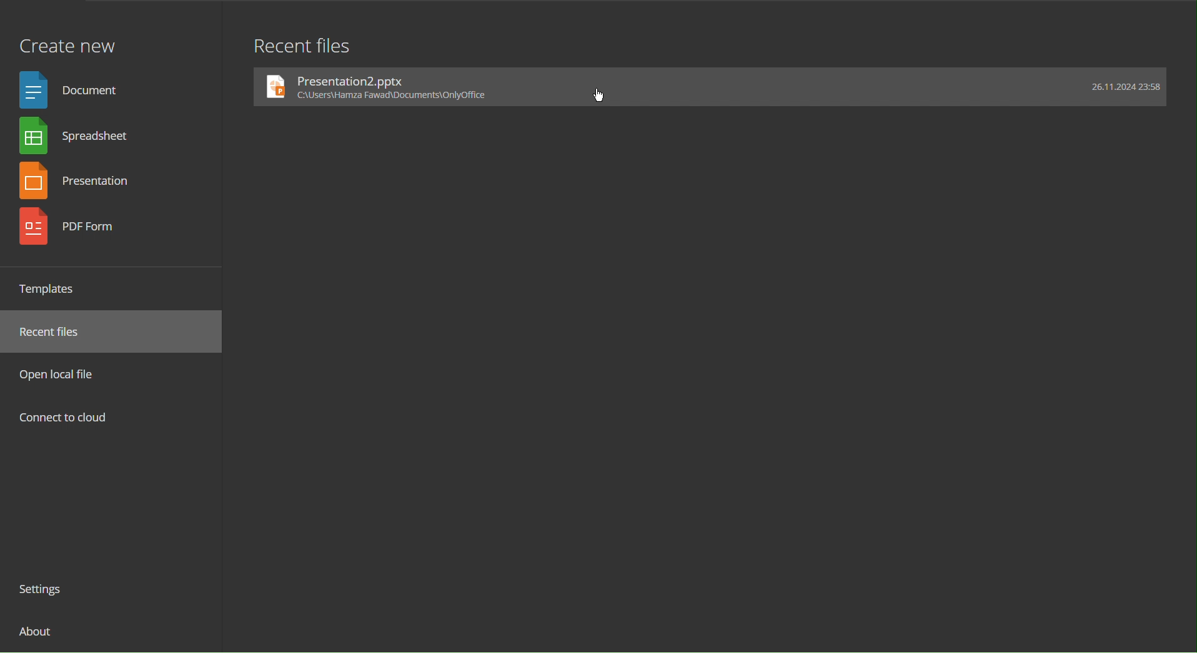  I want to click on Open Local File, so click(61, 374).